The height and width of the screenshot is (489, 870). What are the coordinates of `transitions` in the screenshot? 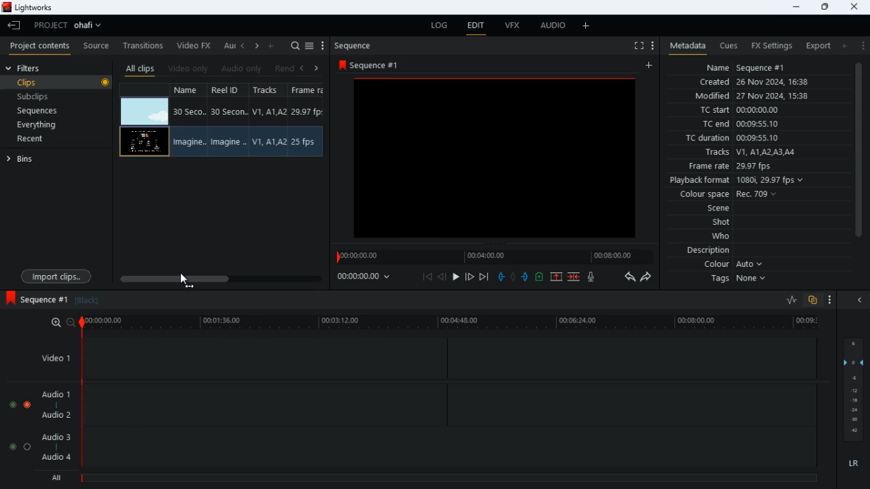 It's located at (143, 45).